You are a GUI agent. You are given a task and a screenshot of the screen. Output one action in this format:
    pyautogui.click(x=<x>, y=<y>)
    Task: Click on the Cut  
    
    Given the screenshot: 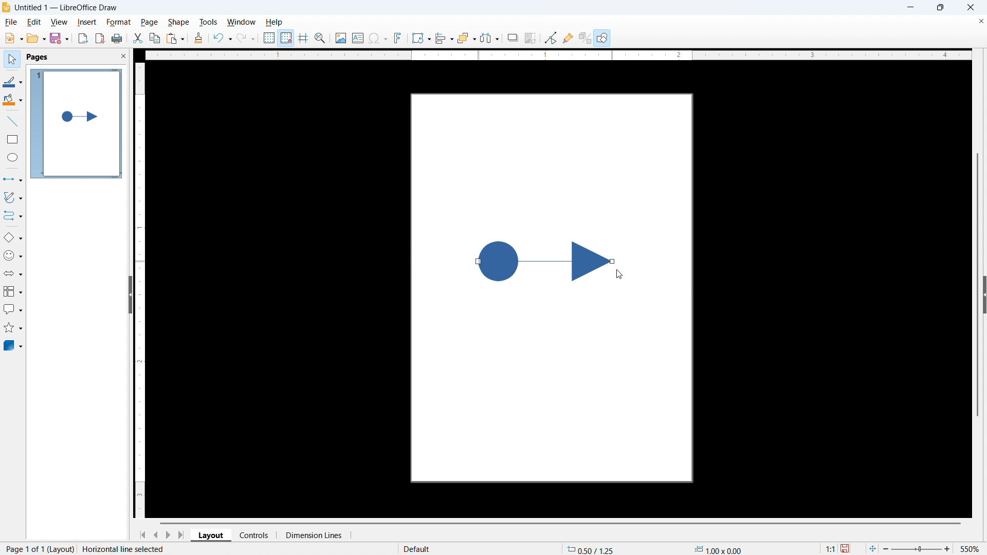 What is the action you would take?
    pyautogui.click(x=138, y=39)
    